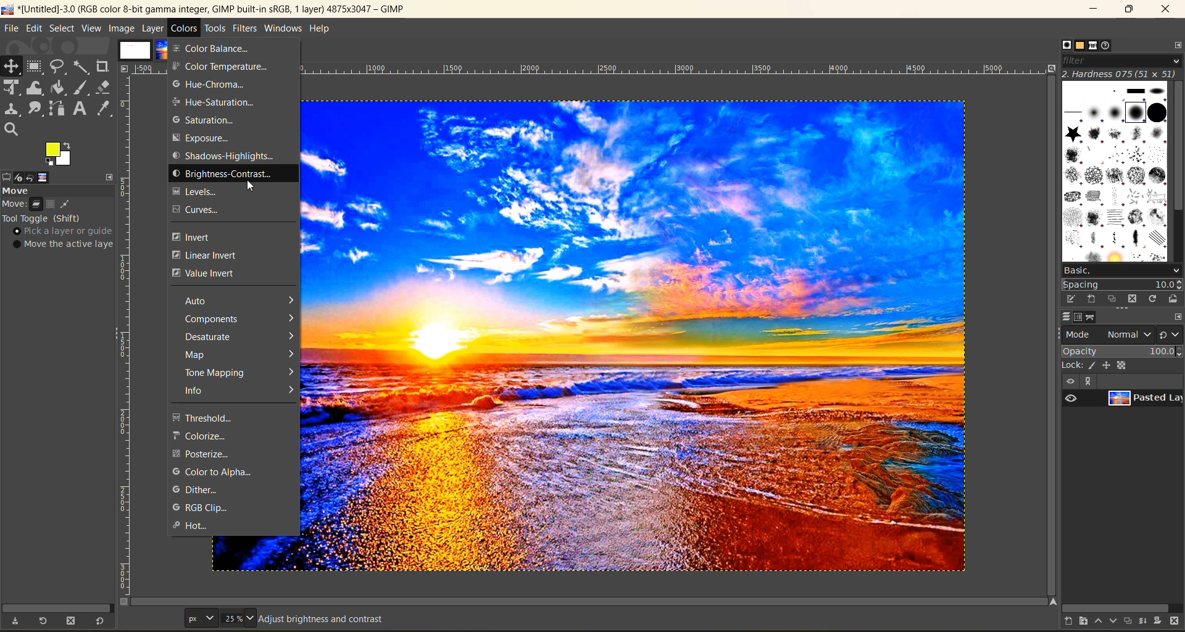 Image resolution: width=1185 pixels, height=632 pixels. What do you see at coordinates (212, 472) in the screenshot?
I see `color to alpha` at bounding box center [212, 472].